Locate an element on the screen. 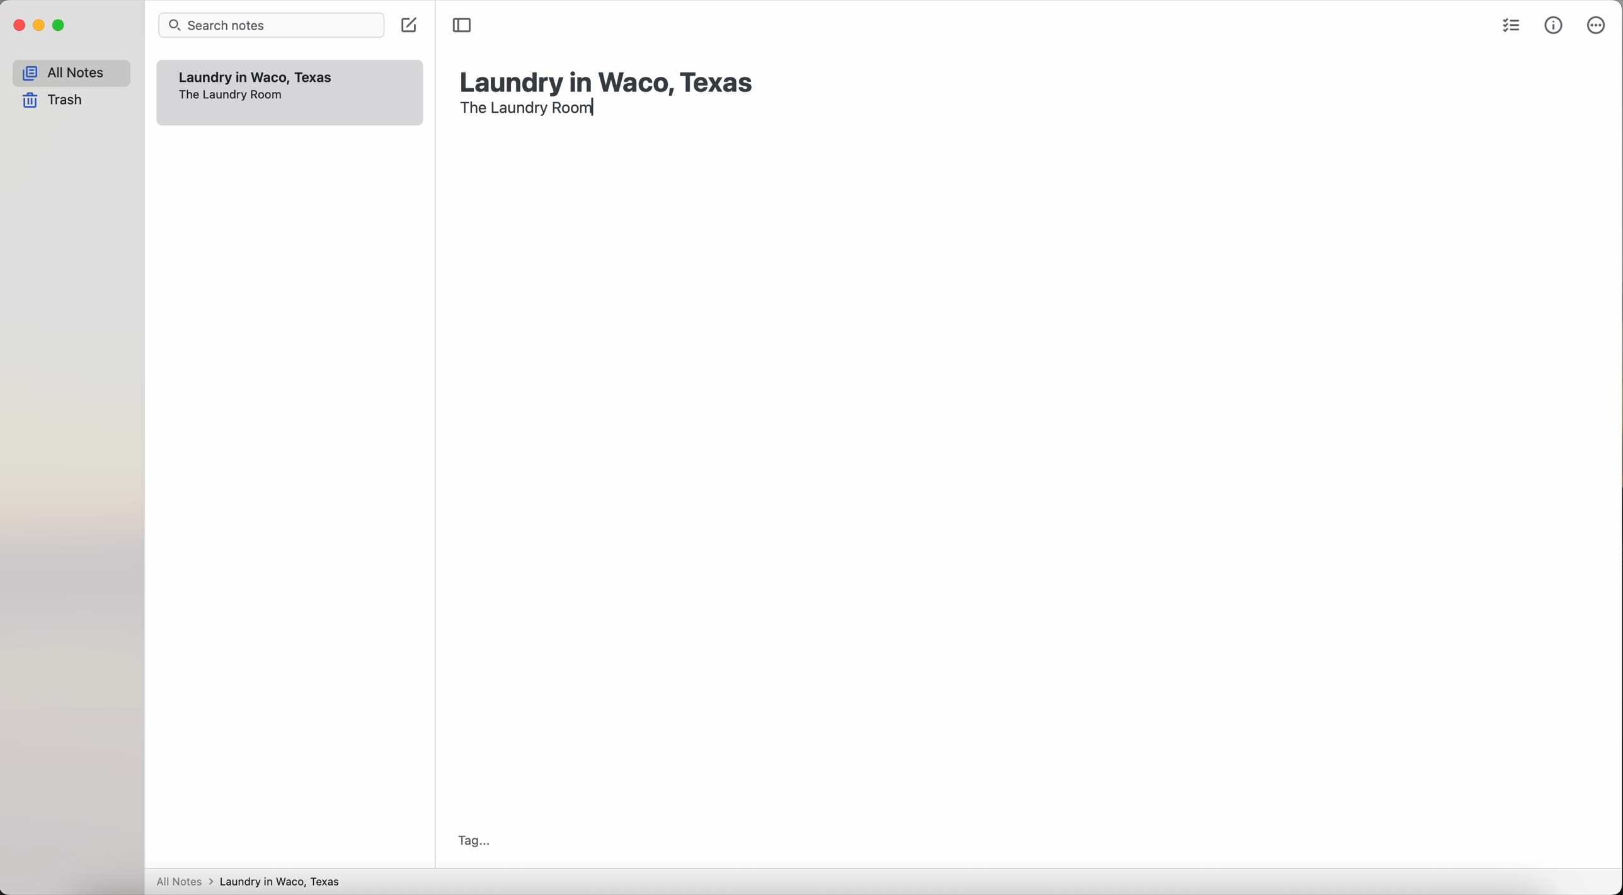 Image resolution: width=1623 pixels, height=895 pixels. metrics is located at coordinates (1555, 25).